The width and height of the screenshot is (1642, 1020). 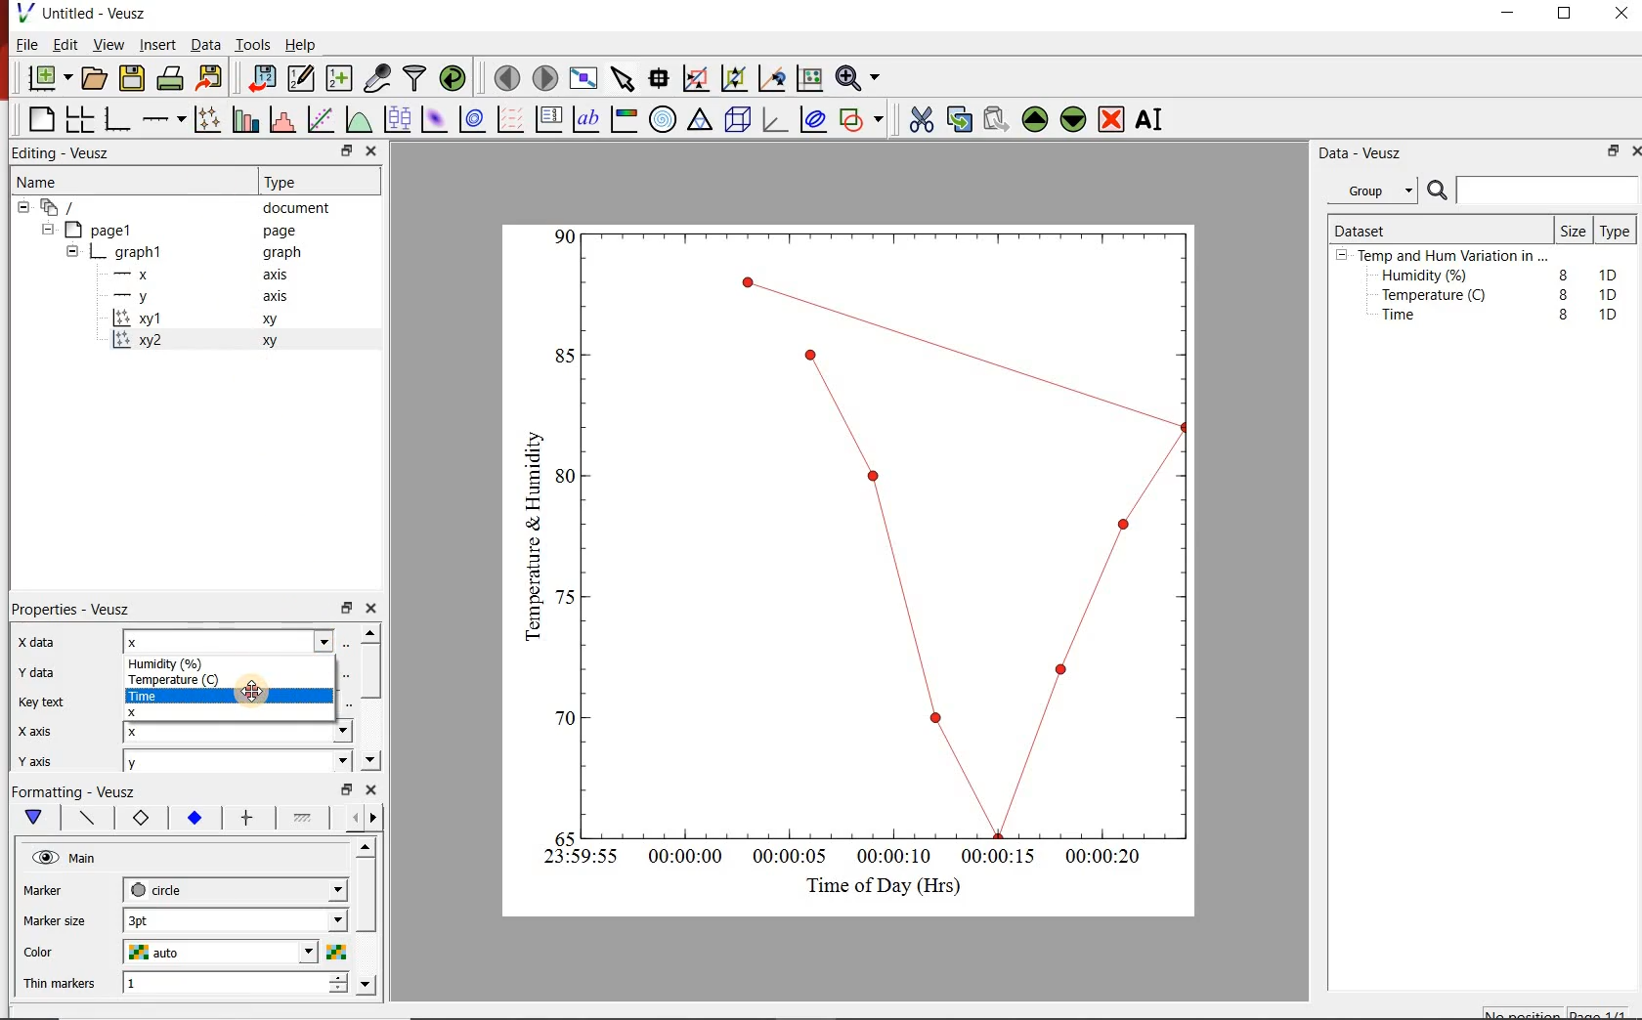 What do you see at coordinates (699, 79) in the screenshot?
I see `click or draw a rectangle to zoom graph axes` at bounding box center [699, 79].